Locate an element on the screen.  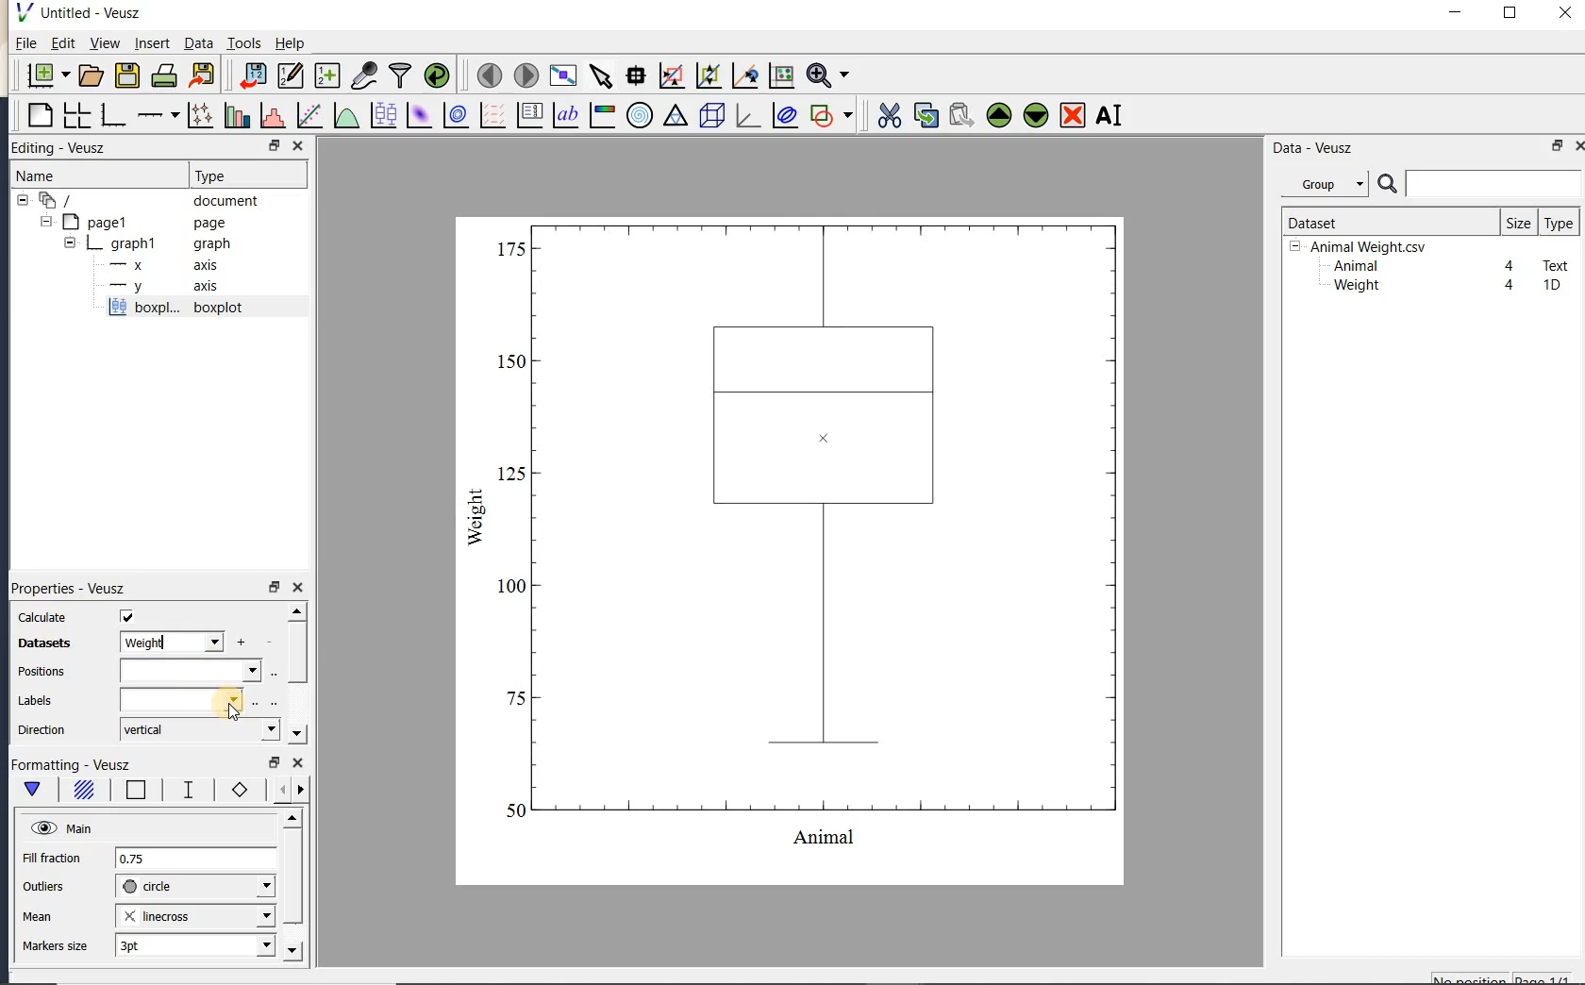
Data-Veusz is located at coordinates (1313, 148).